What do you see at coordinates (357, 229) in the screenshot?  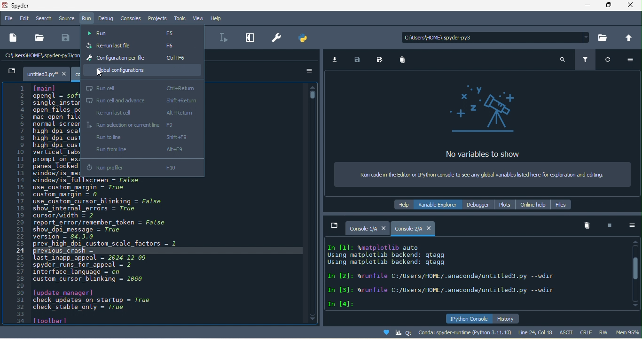 I see `console1/a` at bounding box center [357, 229].